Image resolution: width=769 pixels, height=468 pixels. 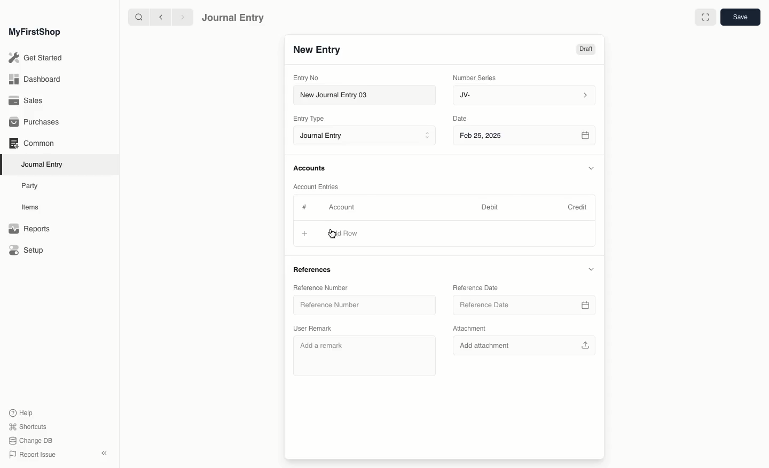 What do you see at coordinates (307, 208) in the screenshot?
I see `Hashtag` at bounding box center [307, 208].